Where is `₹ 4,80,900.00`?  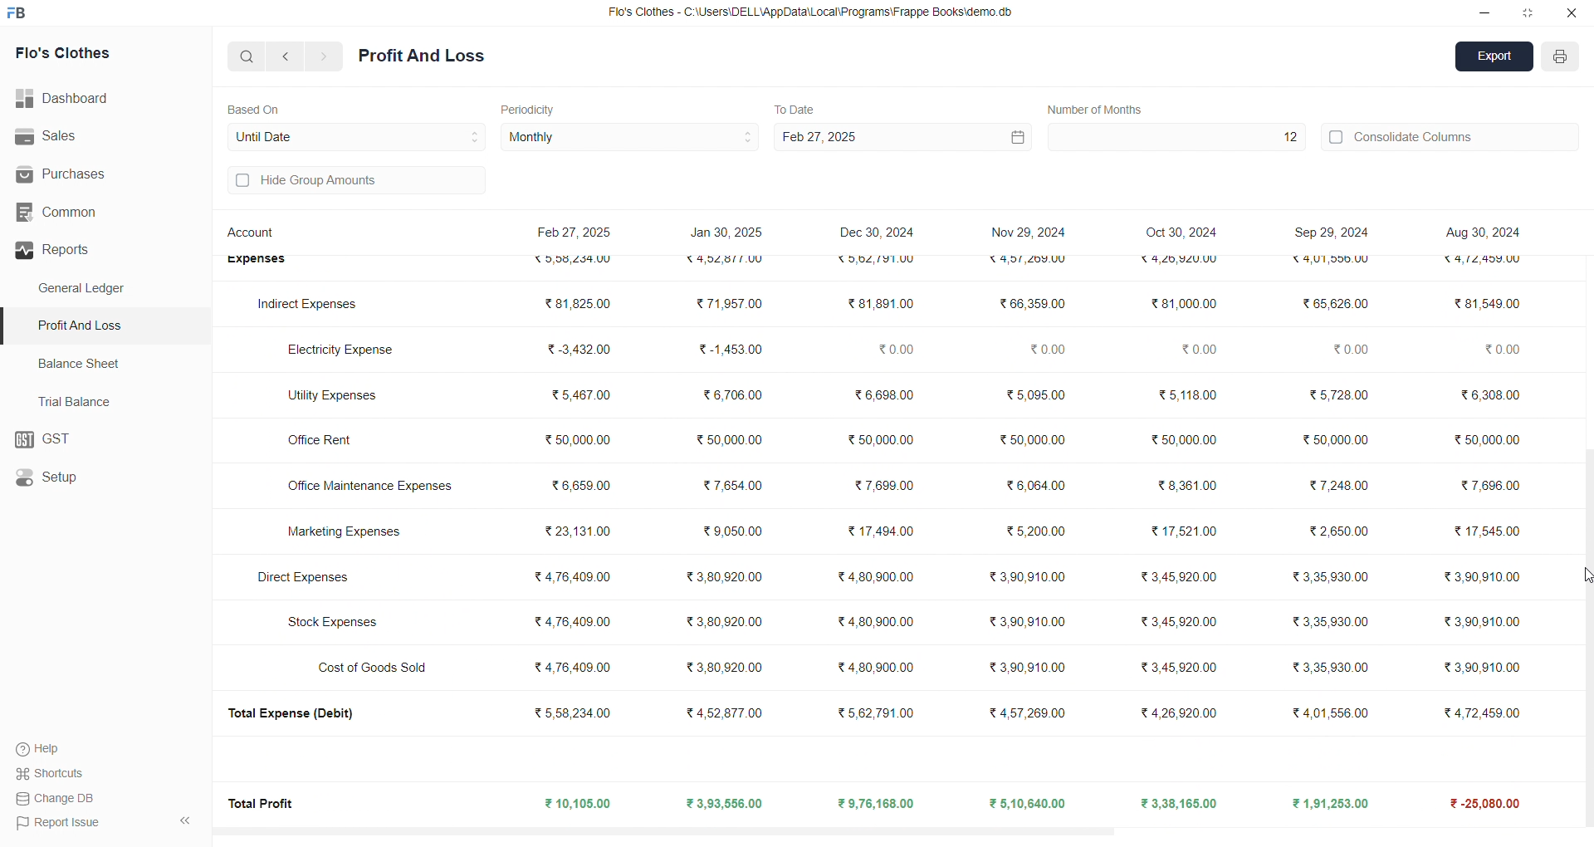 ₹ 4,80,900.00 is located at coordinates (881, 623).